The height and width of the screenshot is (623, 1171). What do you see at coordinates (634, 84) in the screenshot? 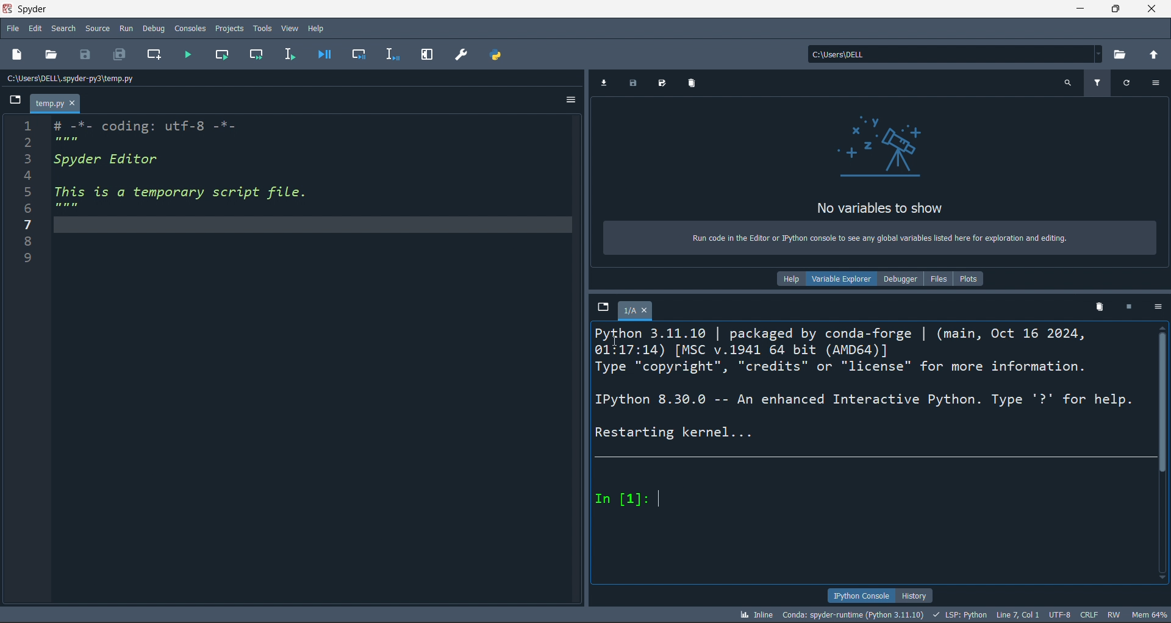
I see `save` at bounding box center [634, 84].